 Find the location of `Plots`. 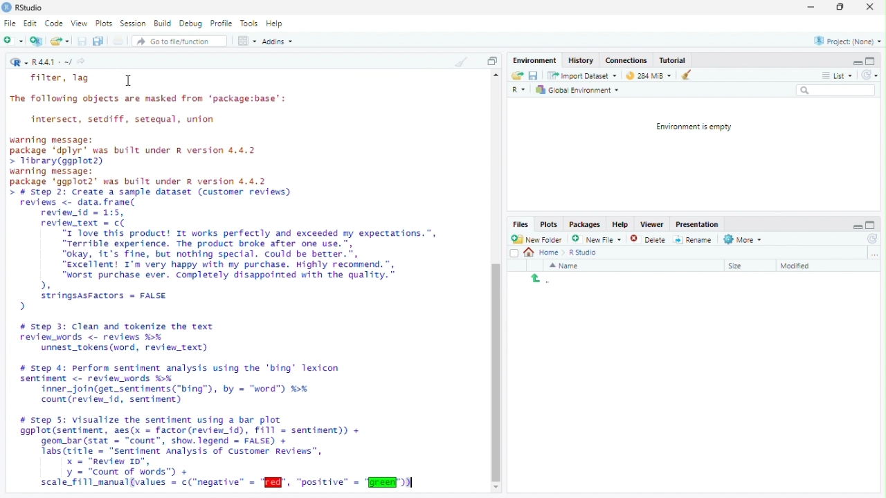

Plots is located at coordinates (550, 225).